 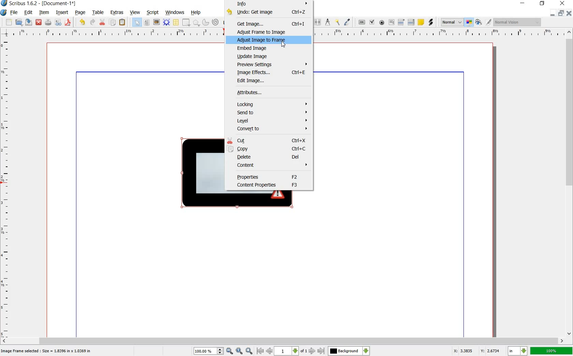 What do you see at coordinates (561, 13) in the screenshot?
I see `restore document` at bounding box center [561, 13].